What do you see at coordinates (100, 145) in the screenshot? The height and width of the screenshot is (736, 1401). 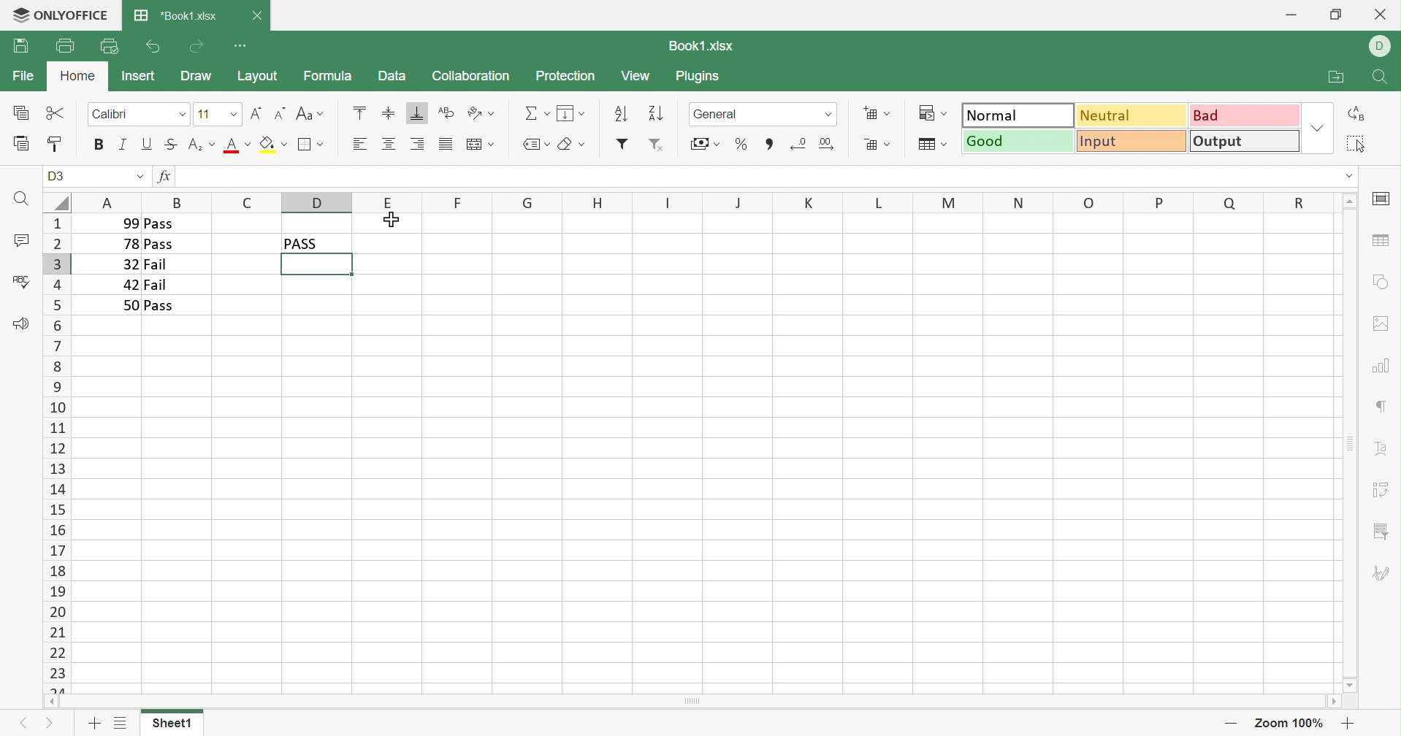 I see `Bold` at bounding box center [100, 145].